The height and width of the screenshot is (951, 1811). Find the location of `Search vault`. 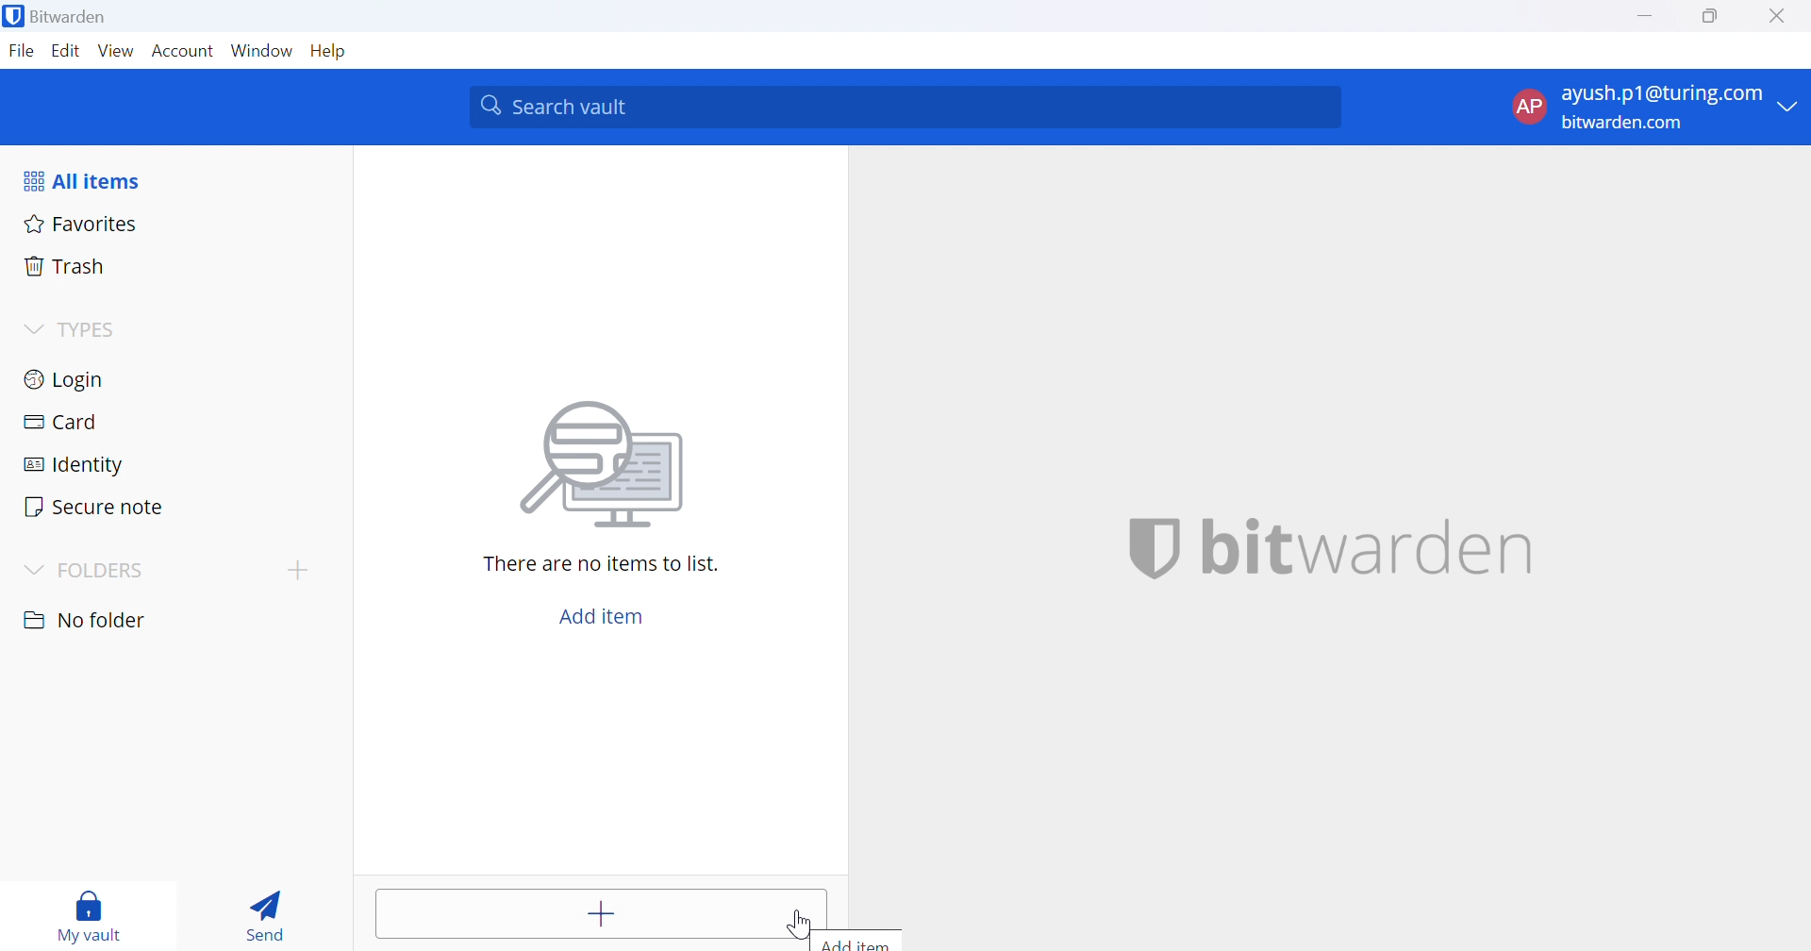

Search vault is located at coordinates (907, 107).